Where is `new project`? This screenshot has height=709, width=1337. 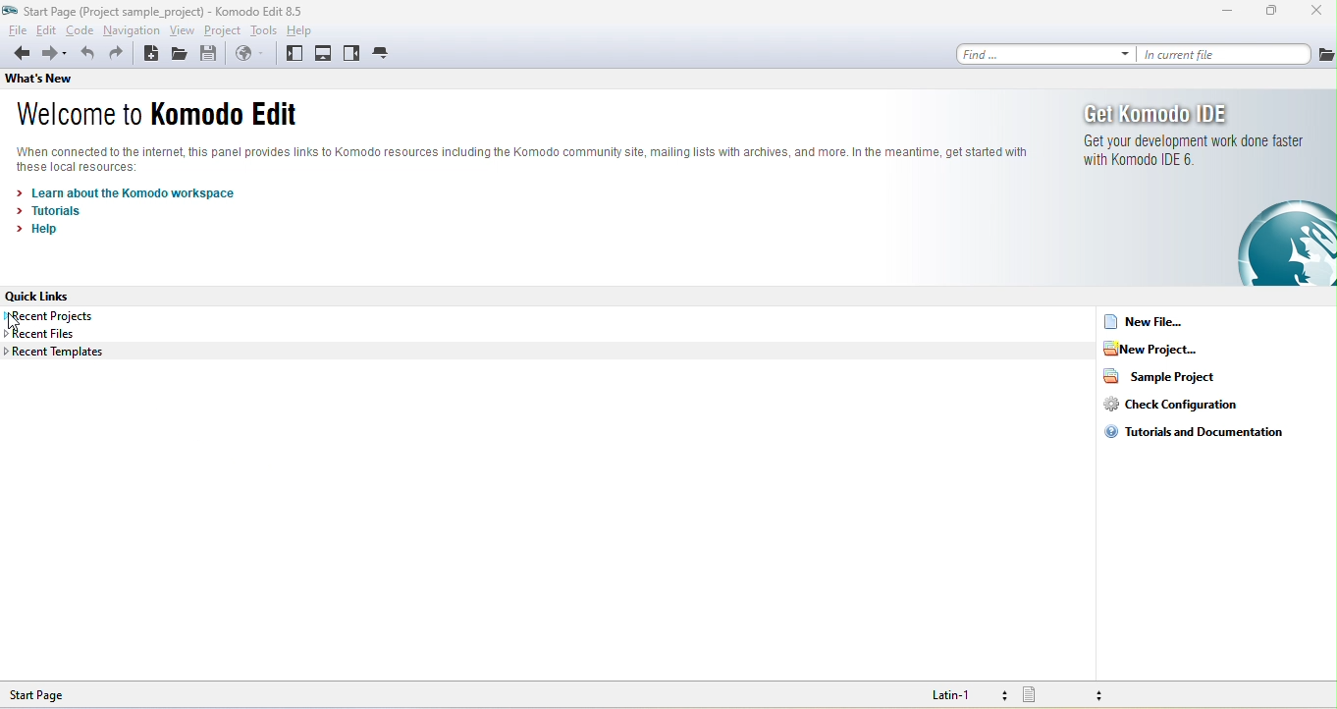
new project is located at coordinates (1168, 354).